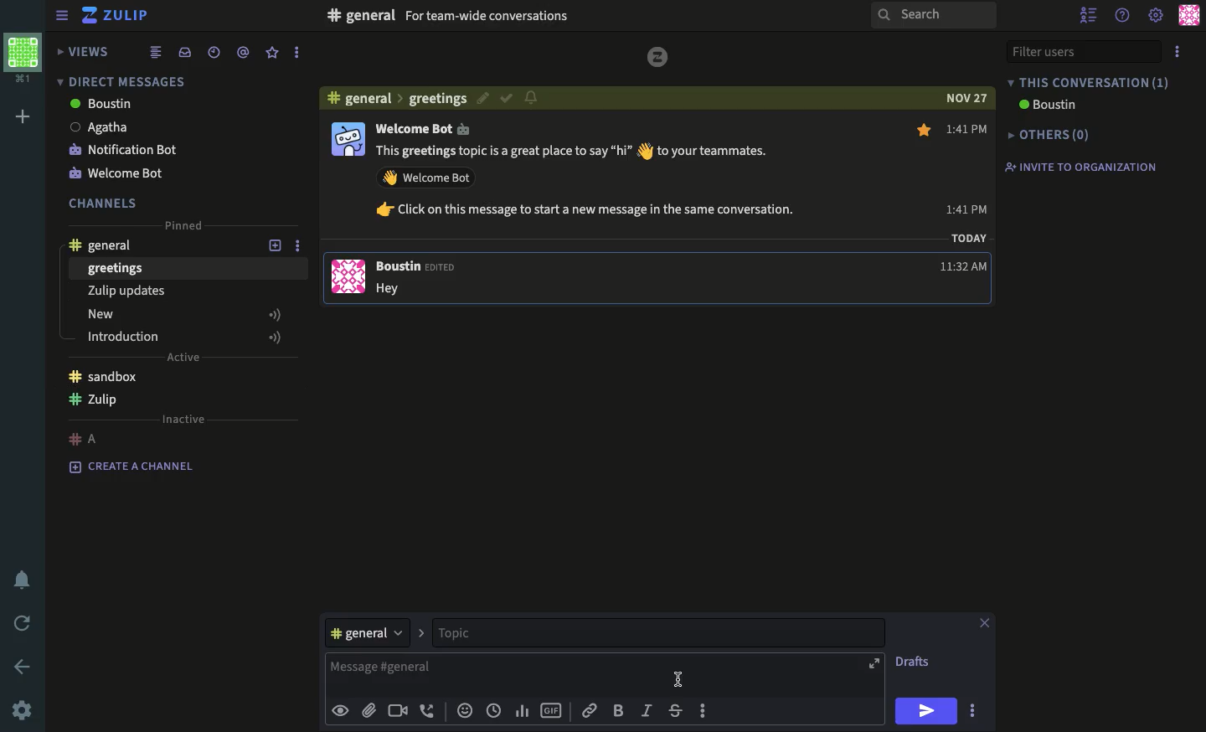 This screenshot has height=732, width=1206. What do you see at coordinates (879, 662) in the screenshot?
I see `expand` at bounding box center [879, 662].